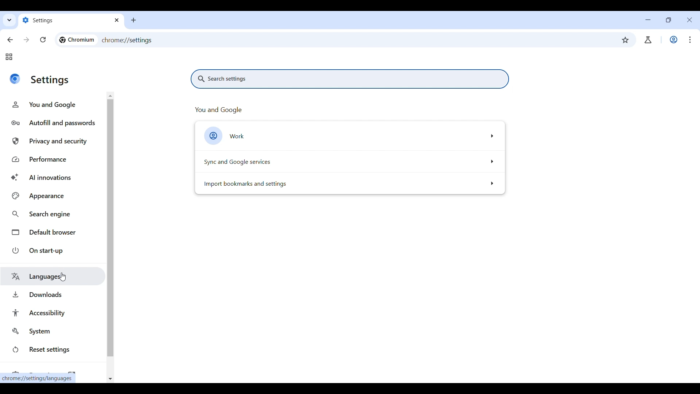  What do you see at coordinates (648, 20) in the screenshot?
I see `Minimize` at bounding box center [648, 20].